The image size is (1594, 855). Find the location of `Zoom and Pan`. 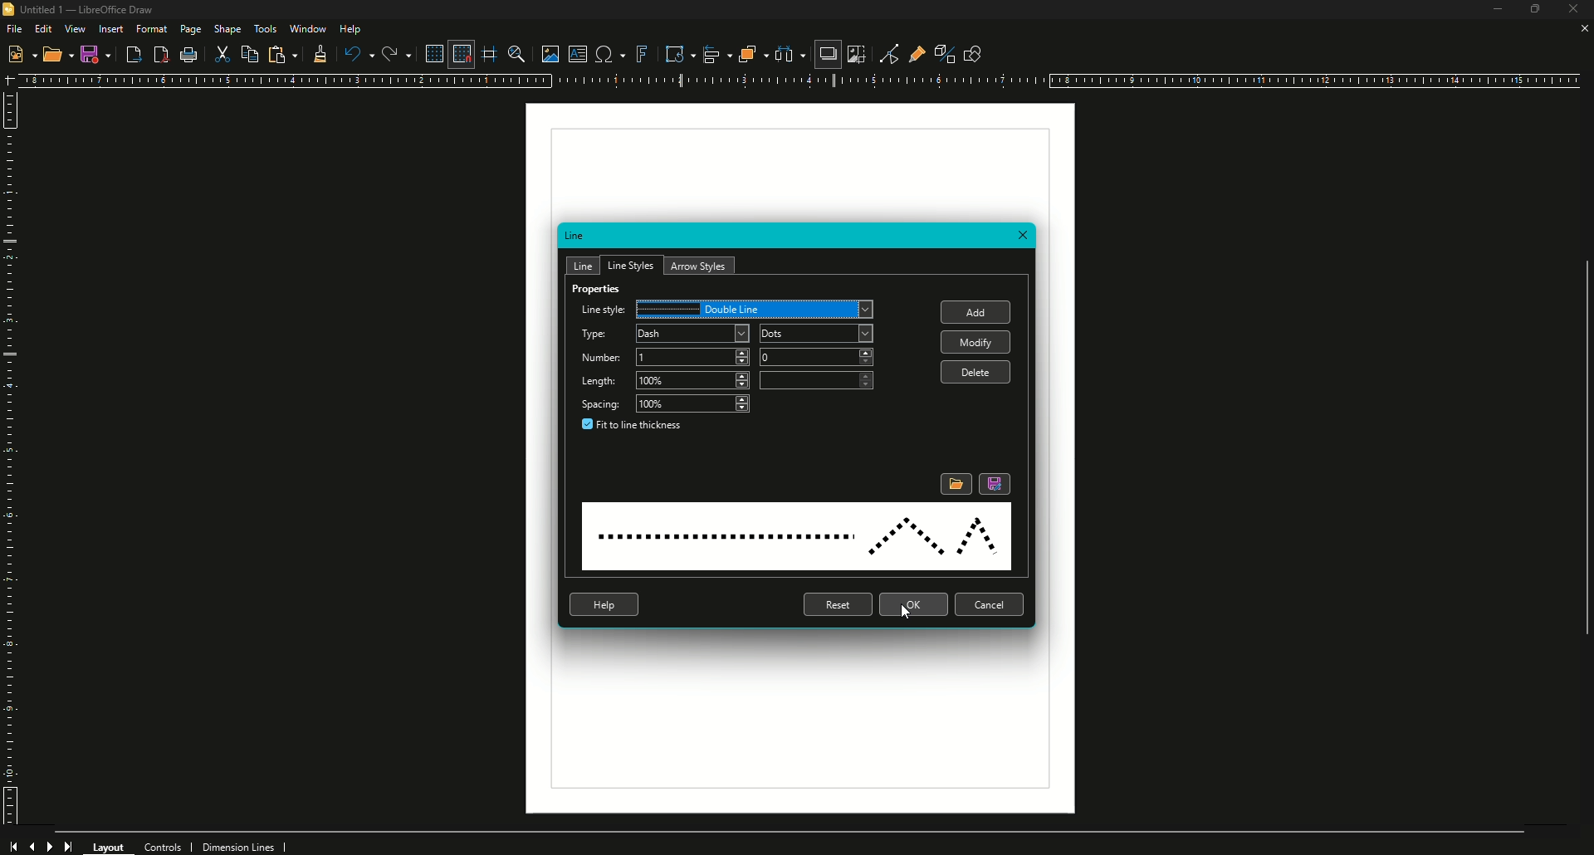

Zoom and Pan is located at coordinates (515, 53).